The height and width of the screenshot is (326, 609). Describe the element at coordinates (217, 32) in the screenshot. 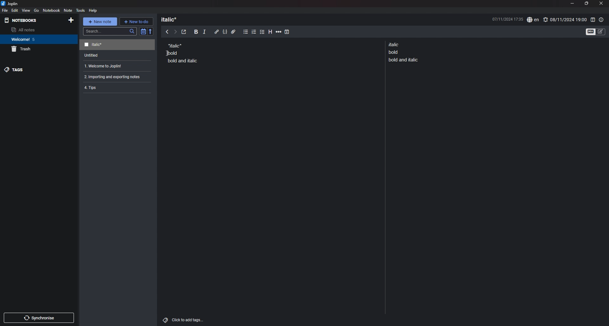

I see `hyperlink` at that location.